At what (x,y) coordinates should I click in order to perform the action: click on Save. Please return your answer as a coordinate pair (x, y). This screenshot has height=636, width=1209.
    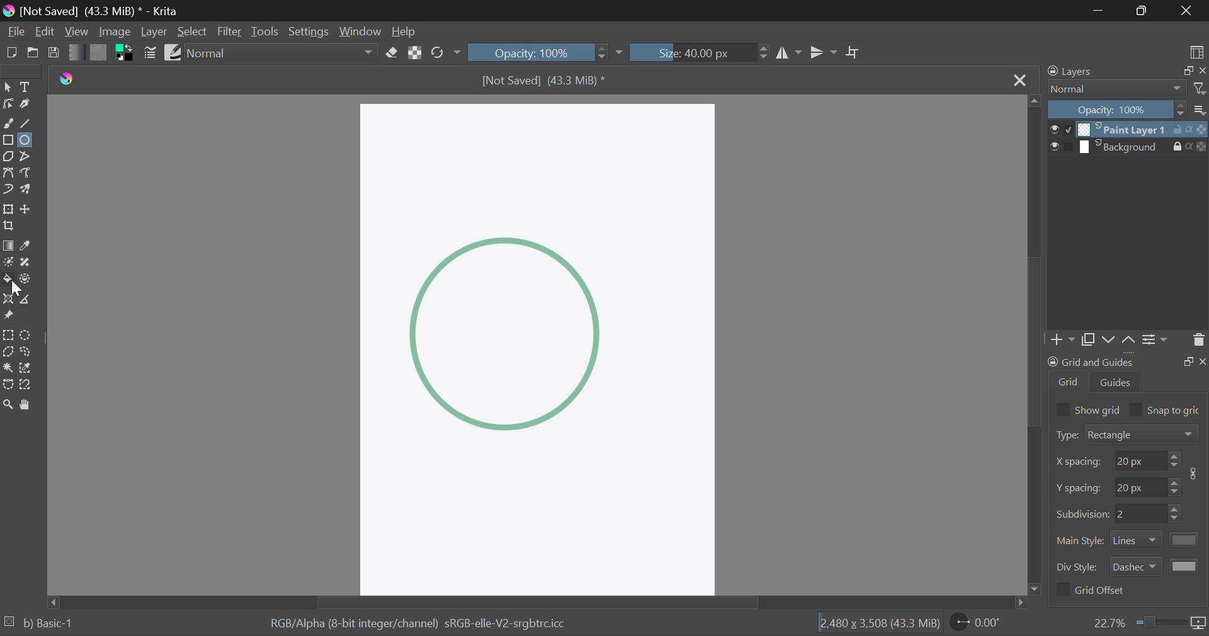
    Looking at the image, I should click on (54, 54).